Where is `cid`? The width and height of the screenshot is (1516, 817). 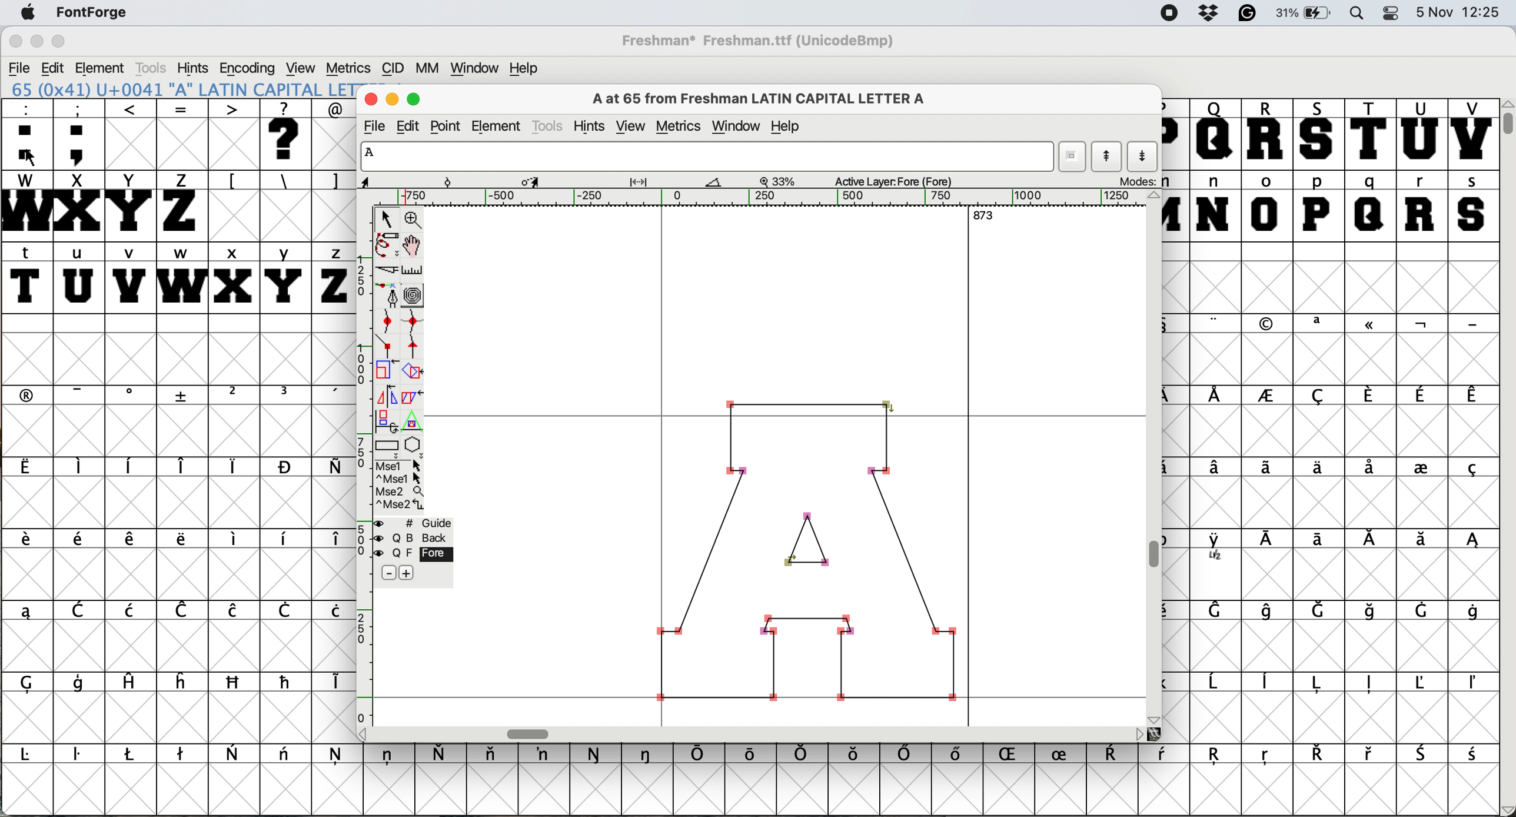
cid is located at coordinates (391, 67).